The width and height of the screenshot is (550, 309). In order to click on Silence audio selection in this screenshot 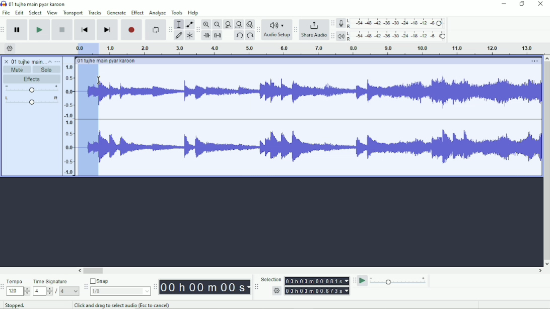, I will do `click(218, 35)`.